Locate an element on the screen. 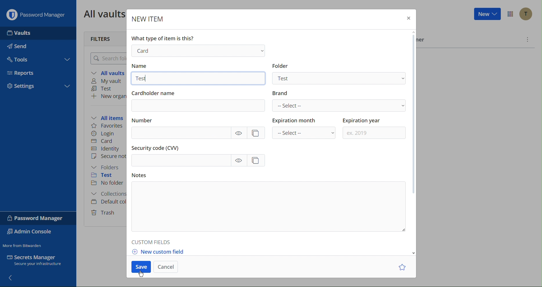 The image size is (542, 287). What type of item is this? is located at coordinates (167, 37).